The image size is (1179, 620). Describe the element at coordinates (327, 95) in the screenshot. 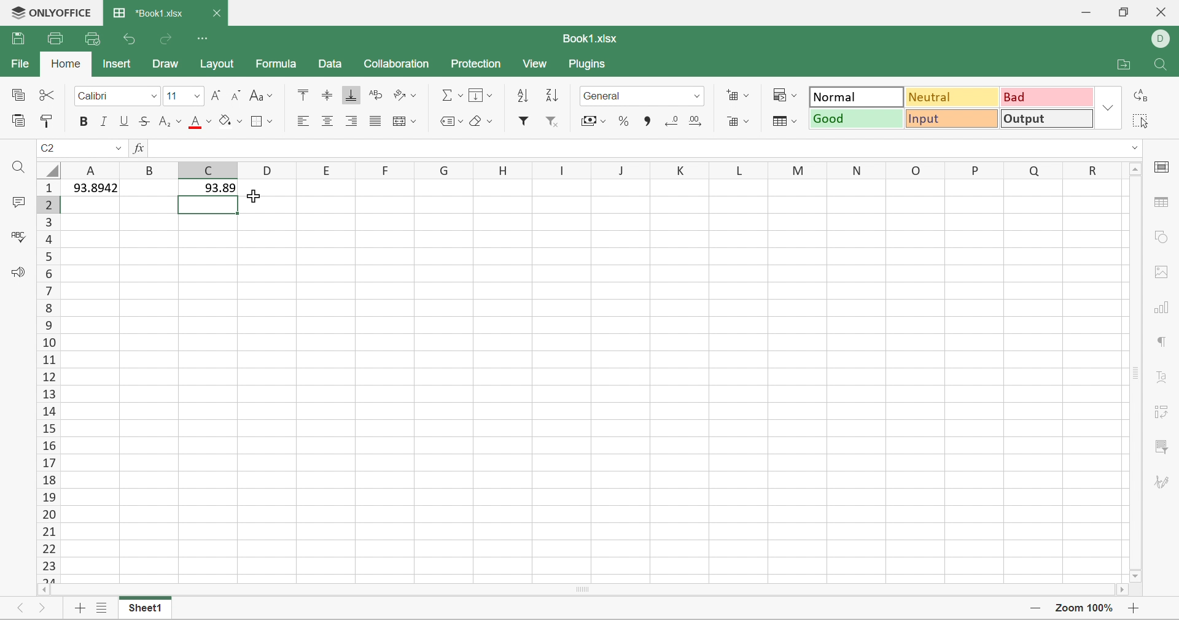

I see `Align Middle` at that location.